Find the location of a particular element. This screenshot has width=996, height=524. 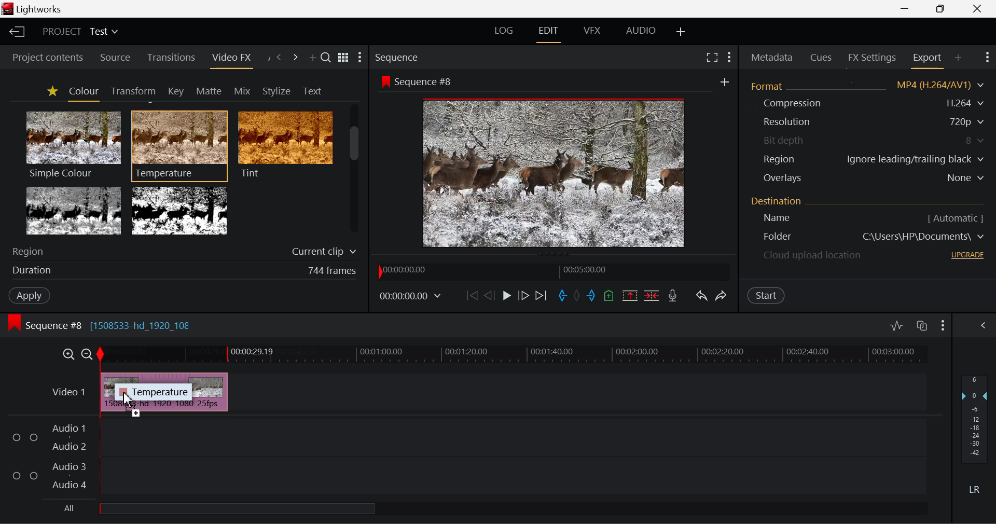

Show Settings is located at coordinates (360, 57).